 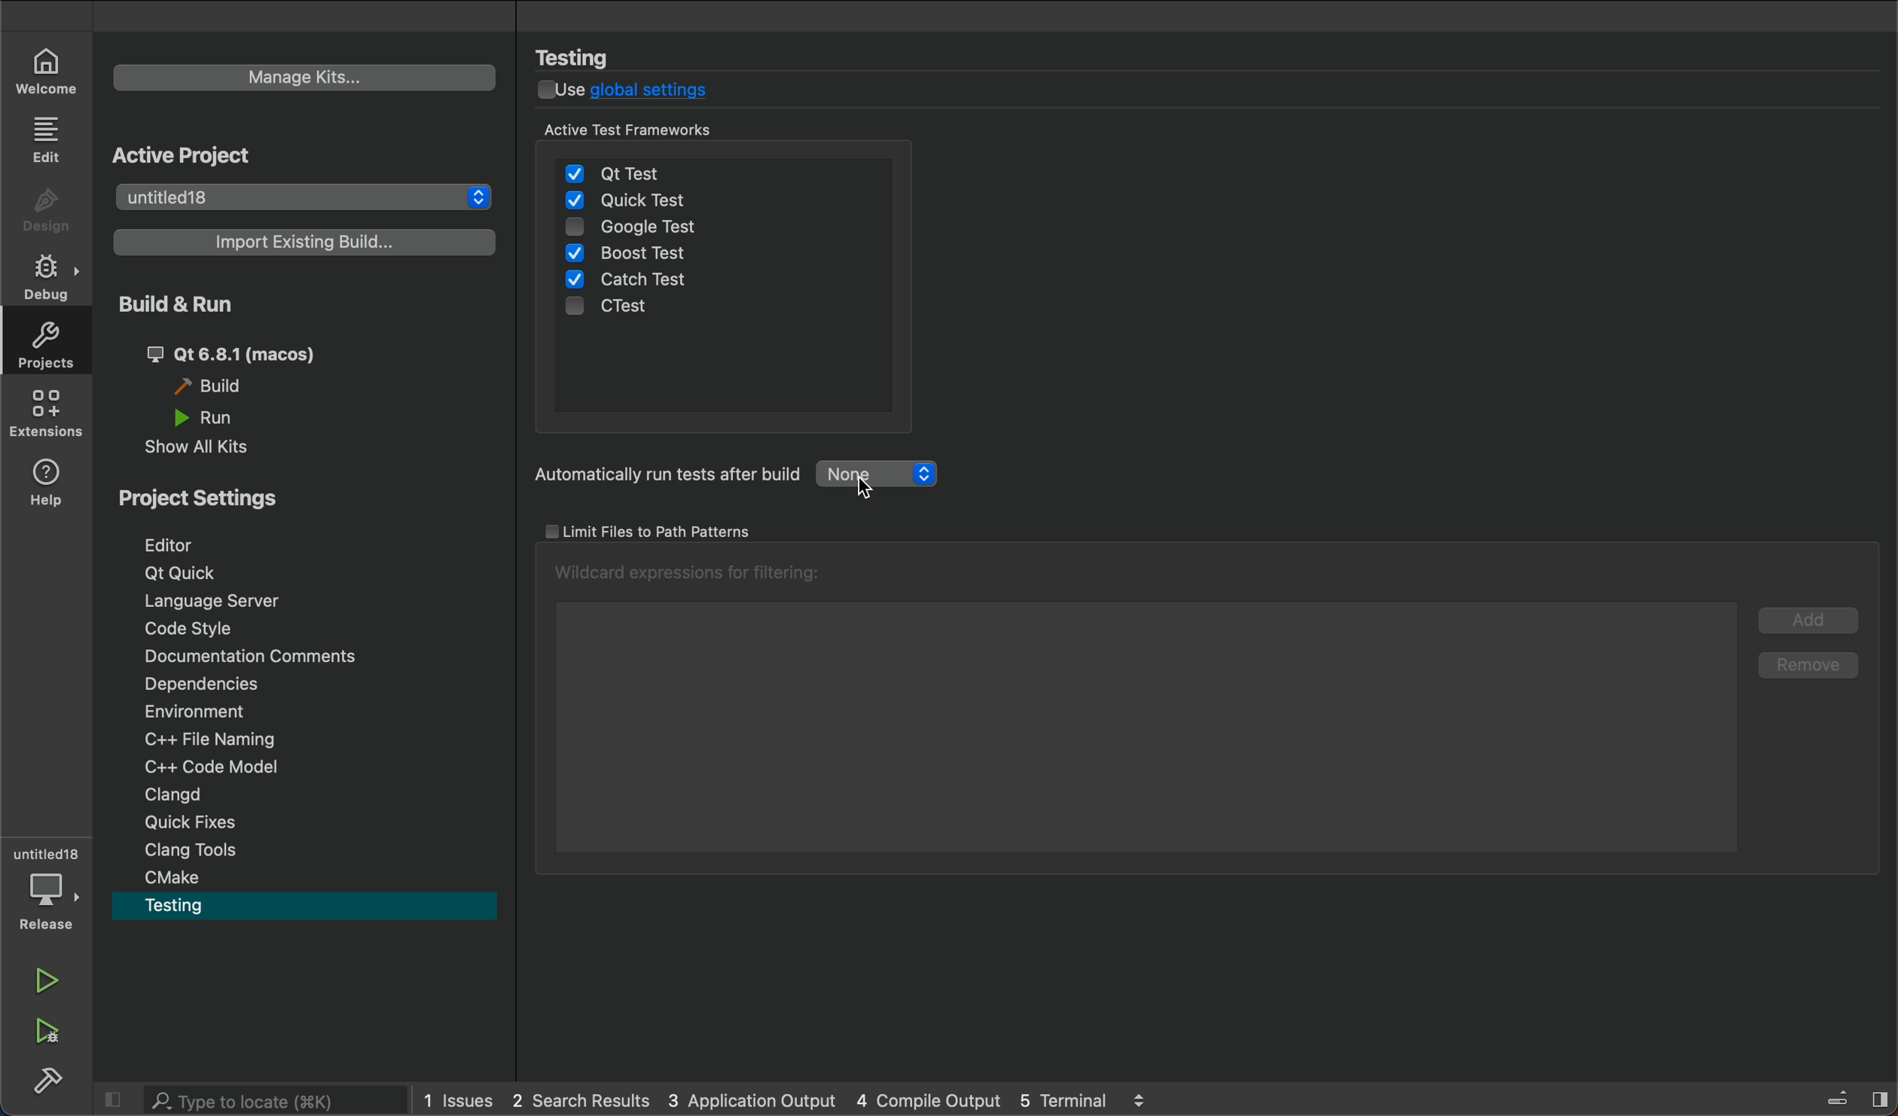 What do you see at coordinates (181, 570) in the screenshot?
I see `qt quick` at bounding box center [181, 570].